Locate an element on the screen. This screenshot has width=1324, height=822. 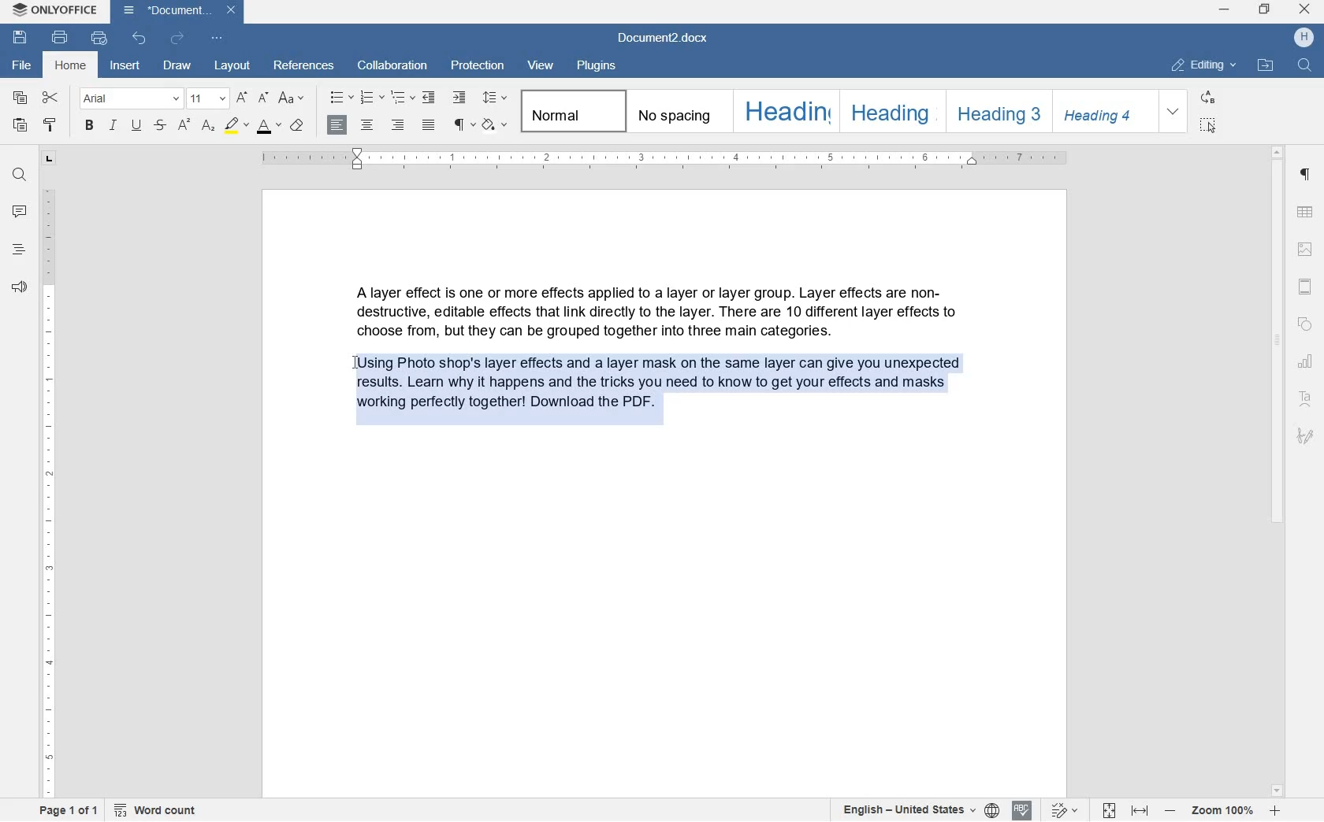
PAGE 1 OF 1 is located at coordinates (69, 810).